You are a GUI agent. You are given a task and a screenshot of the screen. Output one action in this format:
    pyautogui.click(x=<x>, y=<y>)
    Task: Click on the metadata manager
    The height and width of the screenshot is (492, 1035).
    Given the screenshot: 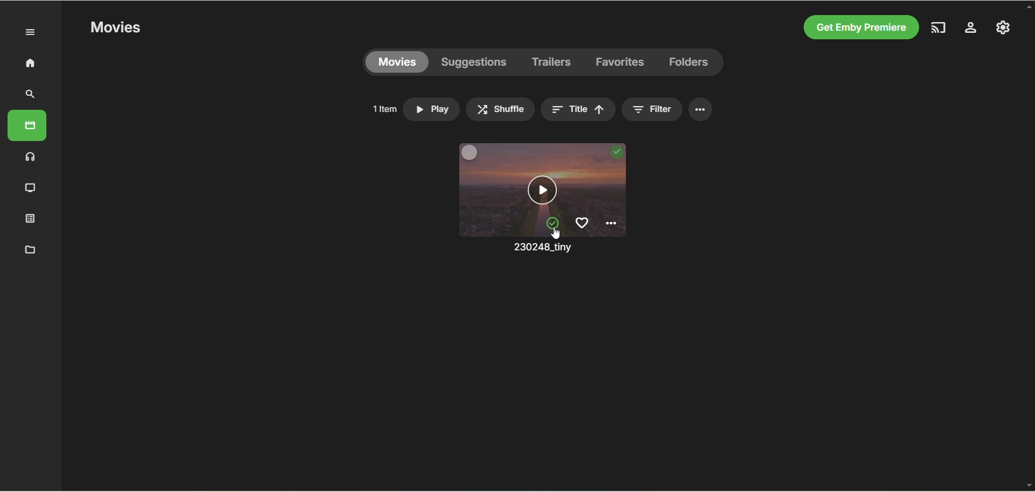 What is the action you would take?
    pyautogui.click(x=28, y=250)
    